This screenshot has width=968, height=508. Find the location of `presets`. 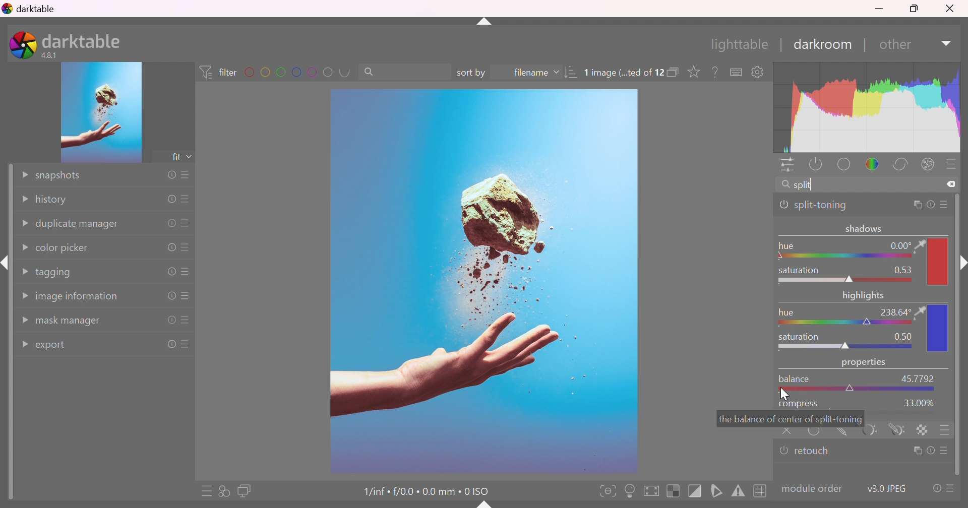

presets is located at coordinates (187, 321).